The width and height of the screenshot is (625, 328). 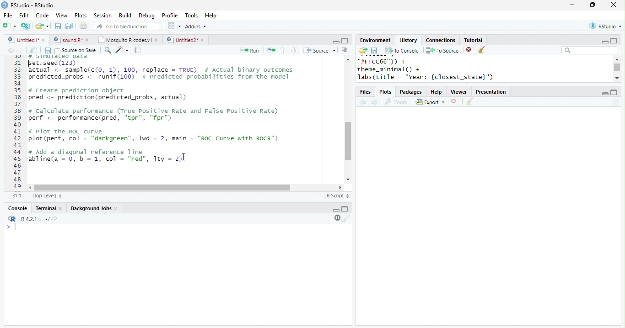 I want to click on clear, so click(x=482, y=50).